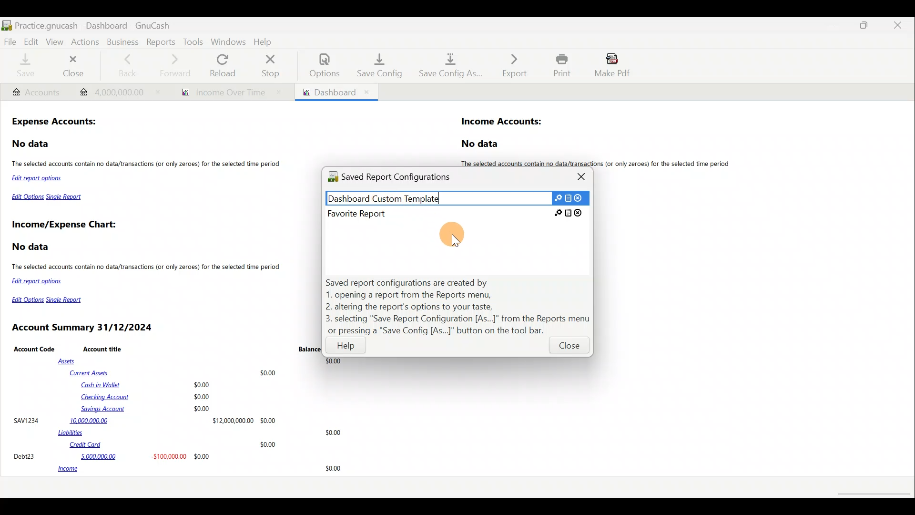  I want to click on Make pdf, so click(615, 67).